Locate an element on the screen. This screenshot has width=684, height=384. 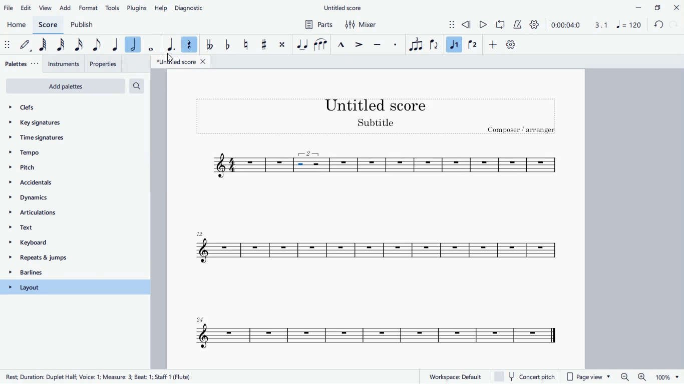
toggle double flat is located at coordinates (209, 45).